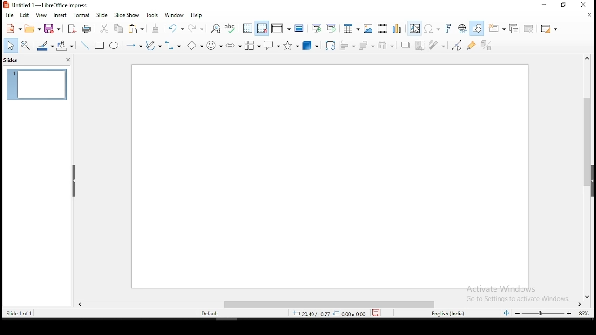 This screenshot has width=596, height=335. Describe the element at coordinates (48, 6) in the screenshot. I see `icon and filename` at that location.